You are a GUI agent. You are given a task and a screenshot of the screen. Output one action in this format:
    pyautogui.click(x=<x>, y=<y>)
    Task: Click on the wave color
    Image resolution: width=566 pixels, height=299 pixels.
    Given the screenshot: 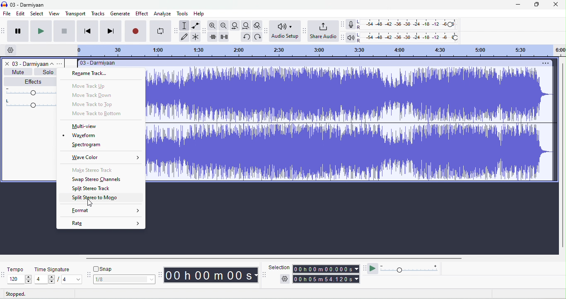 What is the action you would take?
    pyautogui.click(x=105, y=157)
    